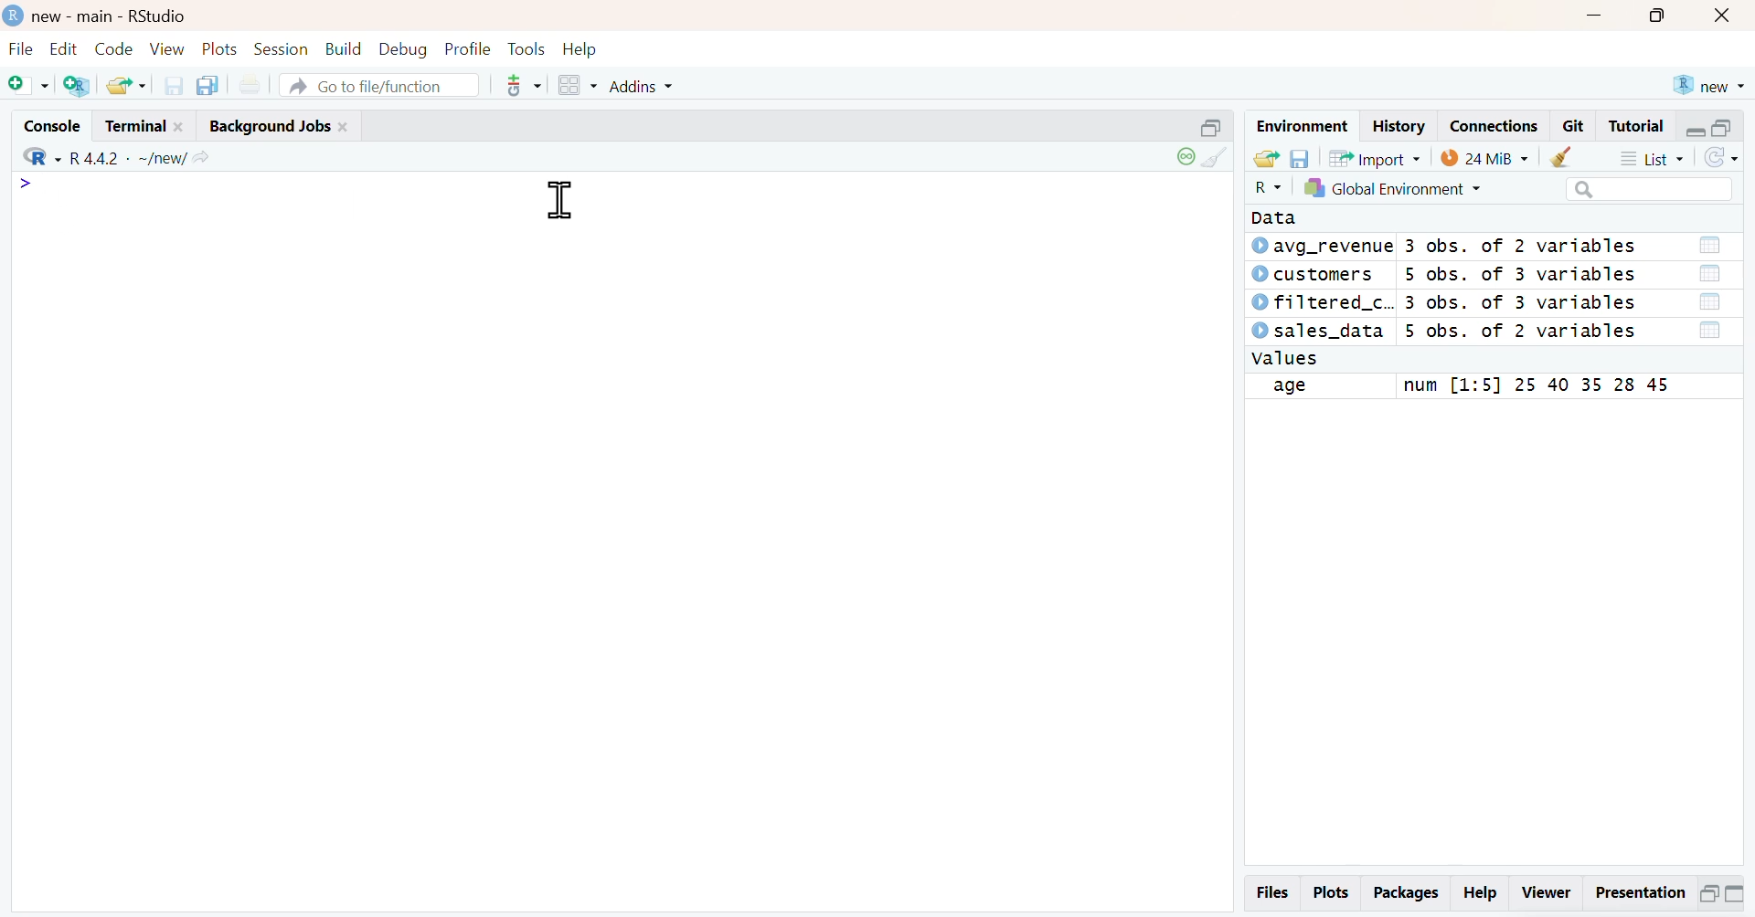 Image resolution: width=1755 pixels, height=917 pixels. I want to click on search, so click(1650, 190).